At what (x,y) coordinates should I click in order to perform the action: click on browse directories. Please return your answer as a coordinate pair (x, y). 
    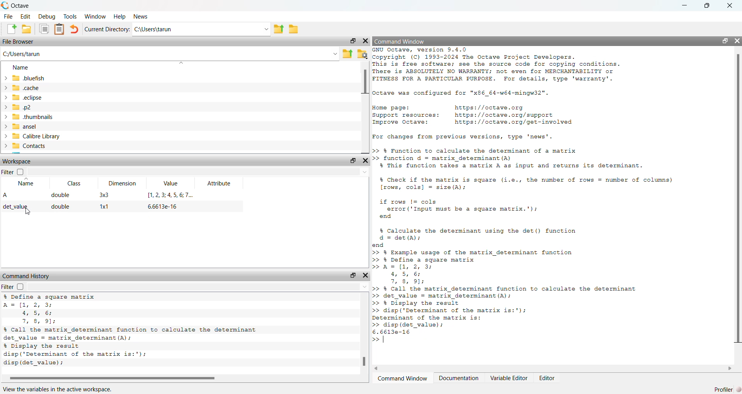
    Looking at the image, I should click on (295, 29).